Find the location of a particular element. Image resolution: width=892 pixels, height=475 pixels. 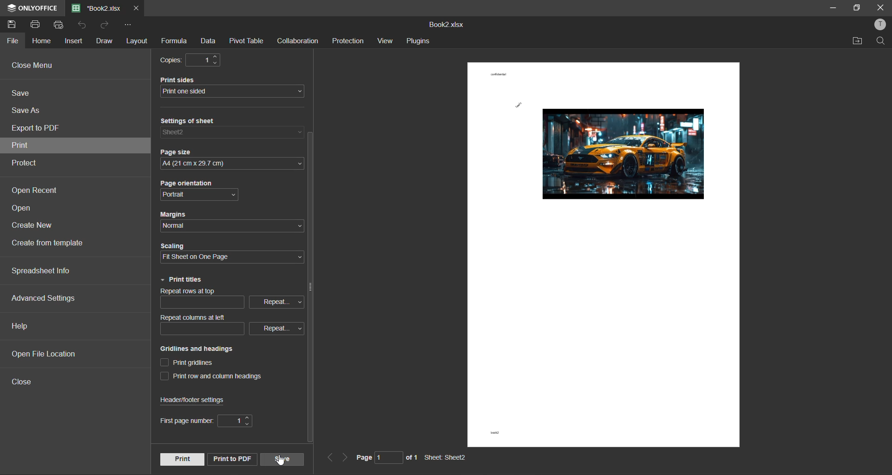

minimize is located at coordinates (831, 7).